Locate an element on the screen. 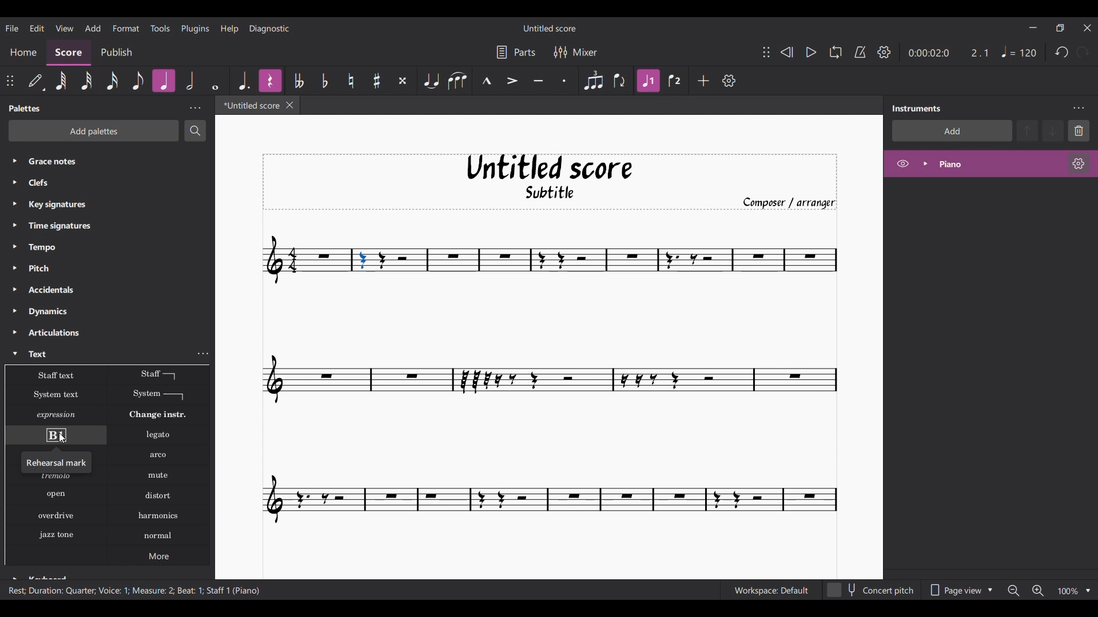 The image size is (1098, 617). Publish section is located at coordinates (116, 53).